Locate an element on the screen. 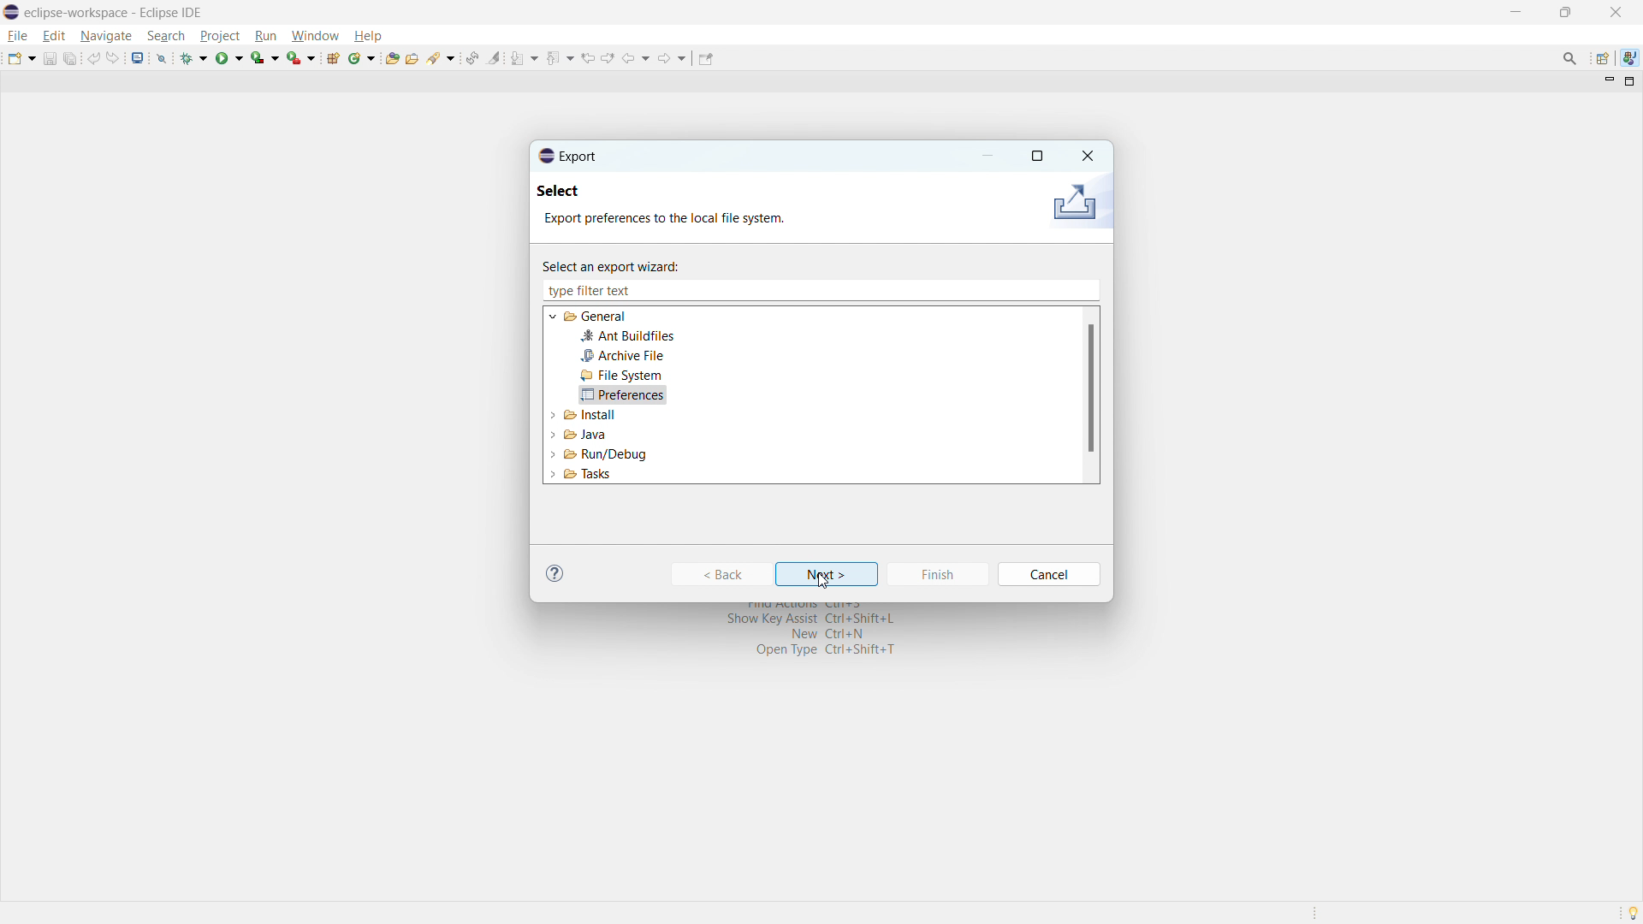 The image size is (1643, 924). search is located at coordinates (166, 36).